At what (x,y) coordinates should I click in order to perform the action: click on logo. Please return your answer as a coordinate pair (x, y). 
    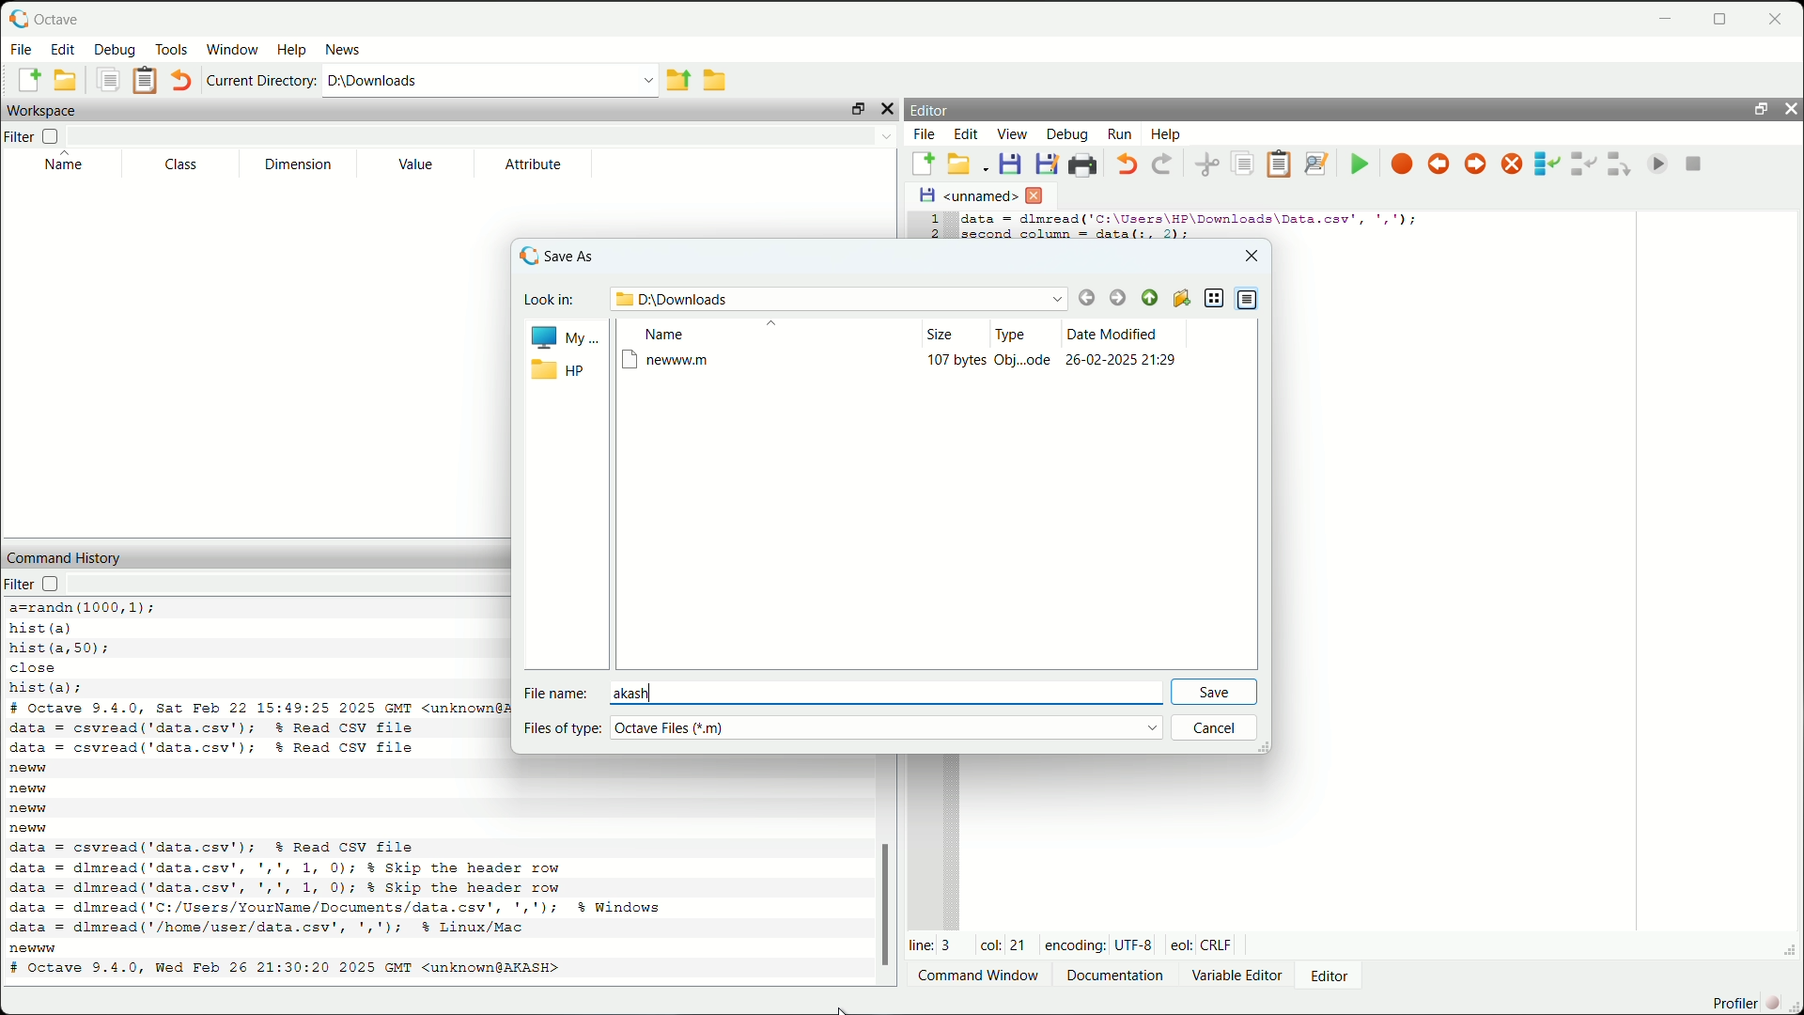
    Looking at the image, I should click on (527, 255).